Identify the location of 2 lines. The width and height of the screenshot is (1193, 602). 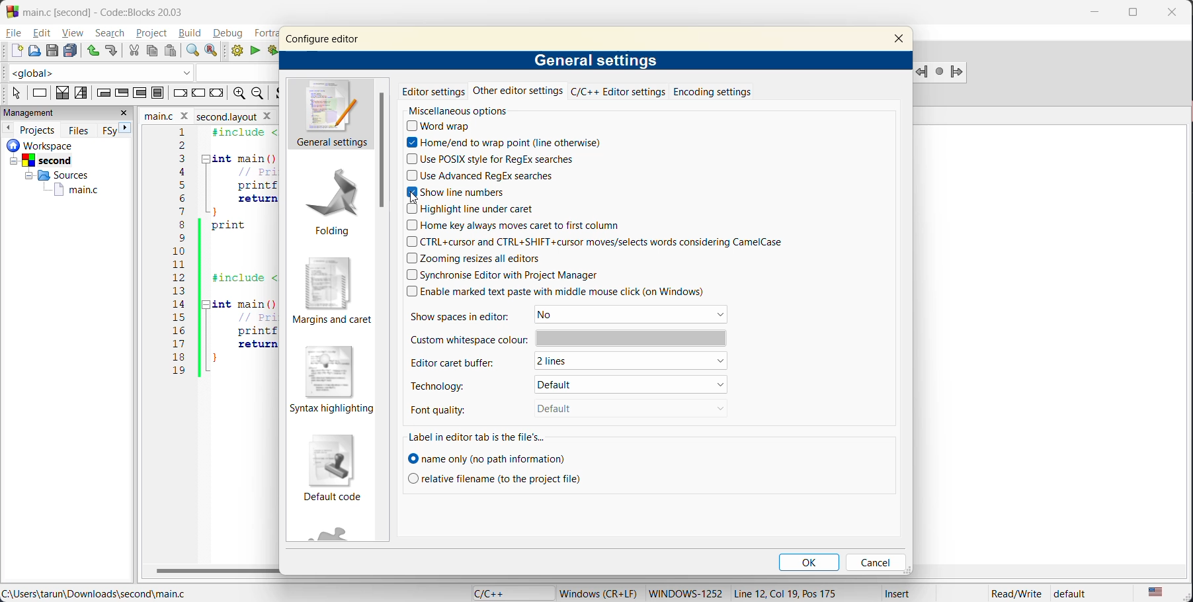
(636, 363).